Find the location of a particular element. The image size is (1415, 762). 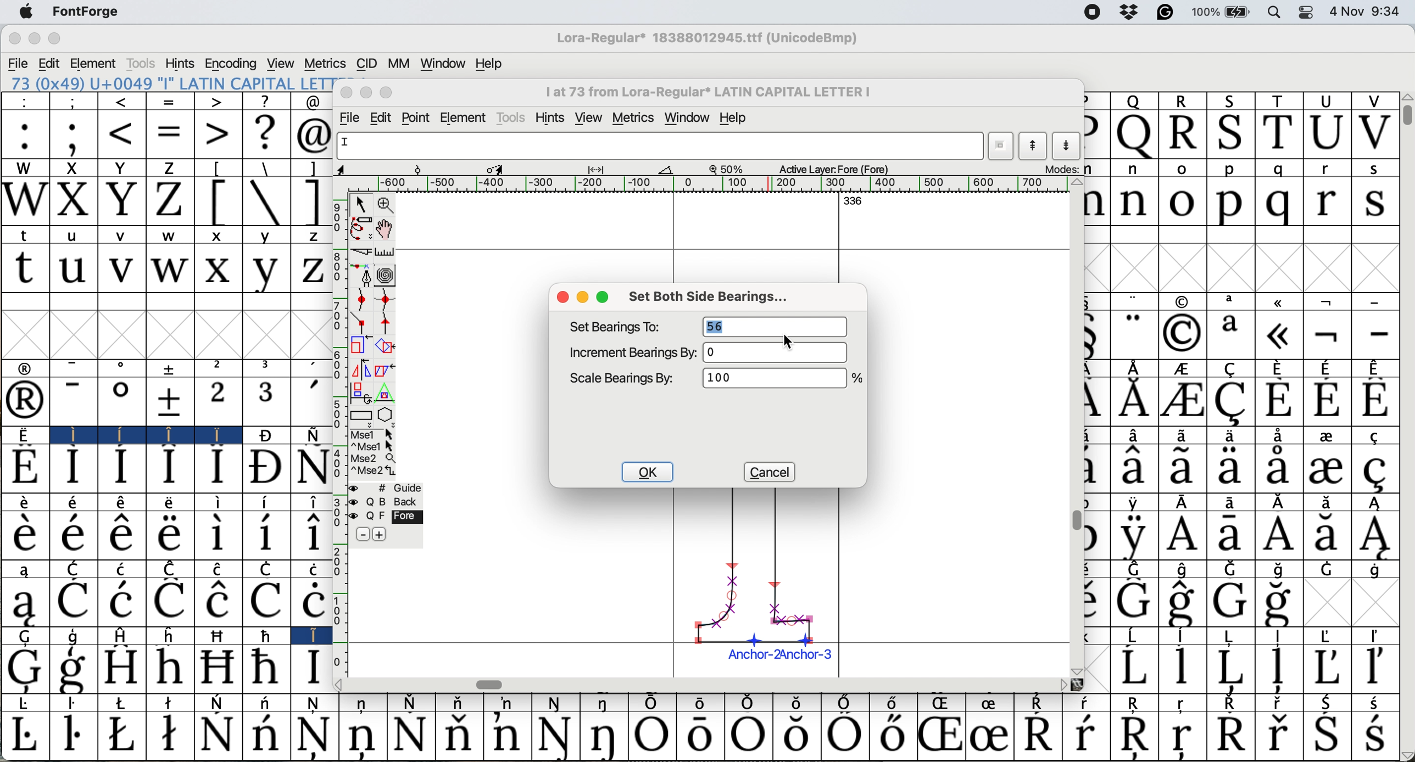

Symbol is located at coordinates (411, 736).